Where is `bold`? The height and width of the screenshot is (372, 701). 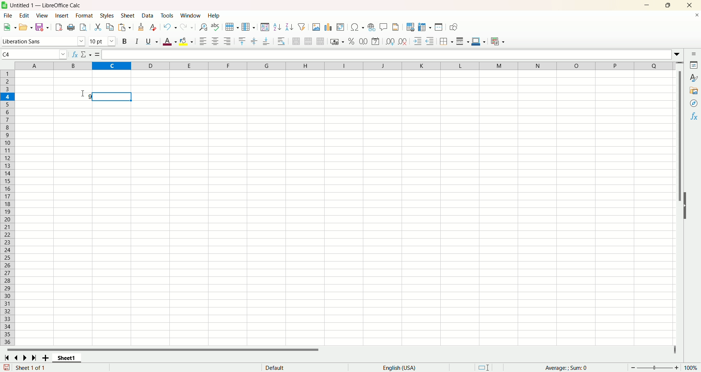 bold is located at coordinates (124, 42).